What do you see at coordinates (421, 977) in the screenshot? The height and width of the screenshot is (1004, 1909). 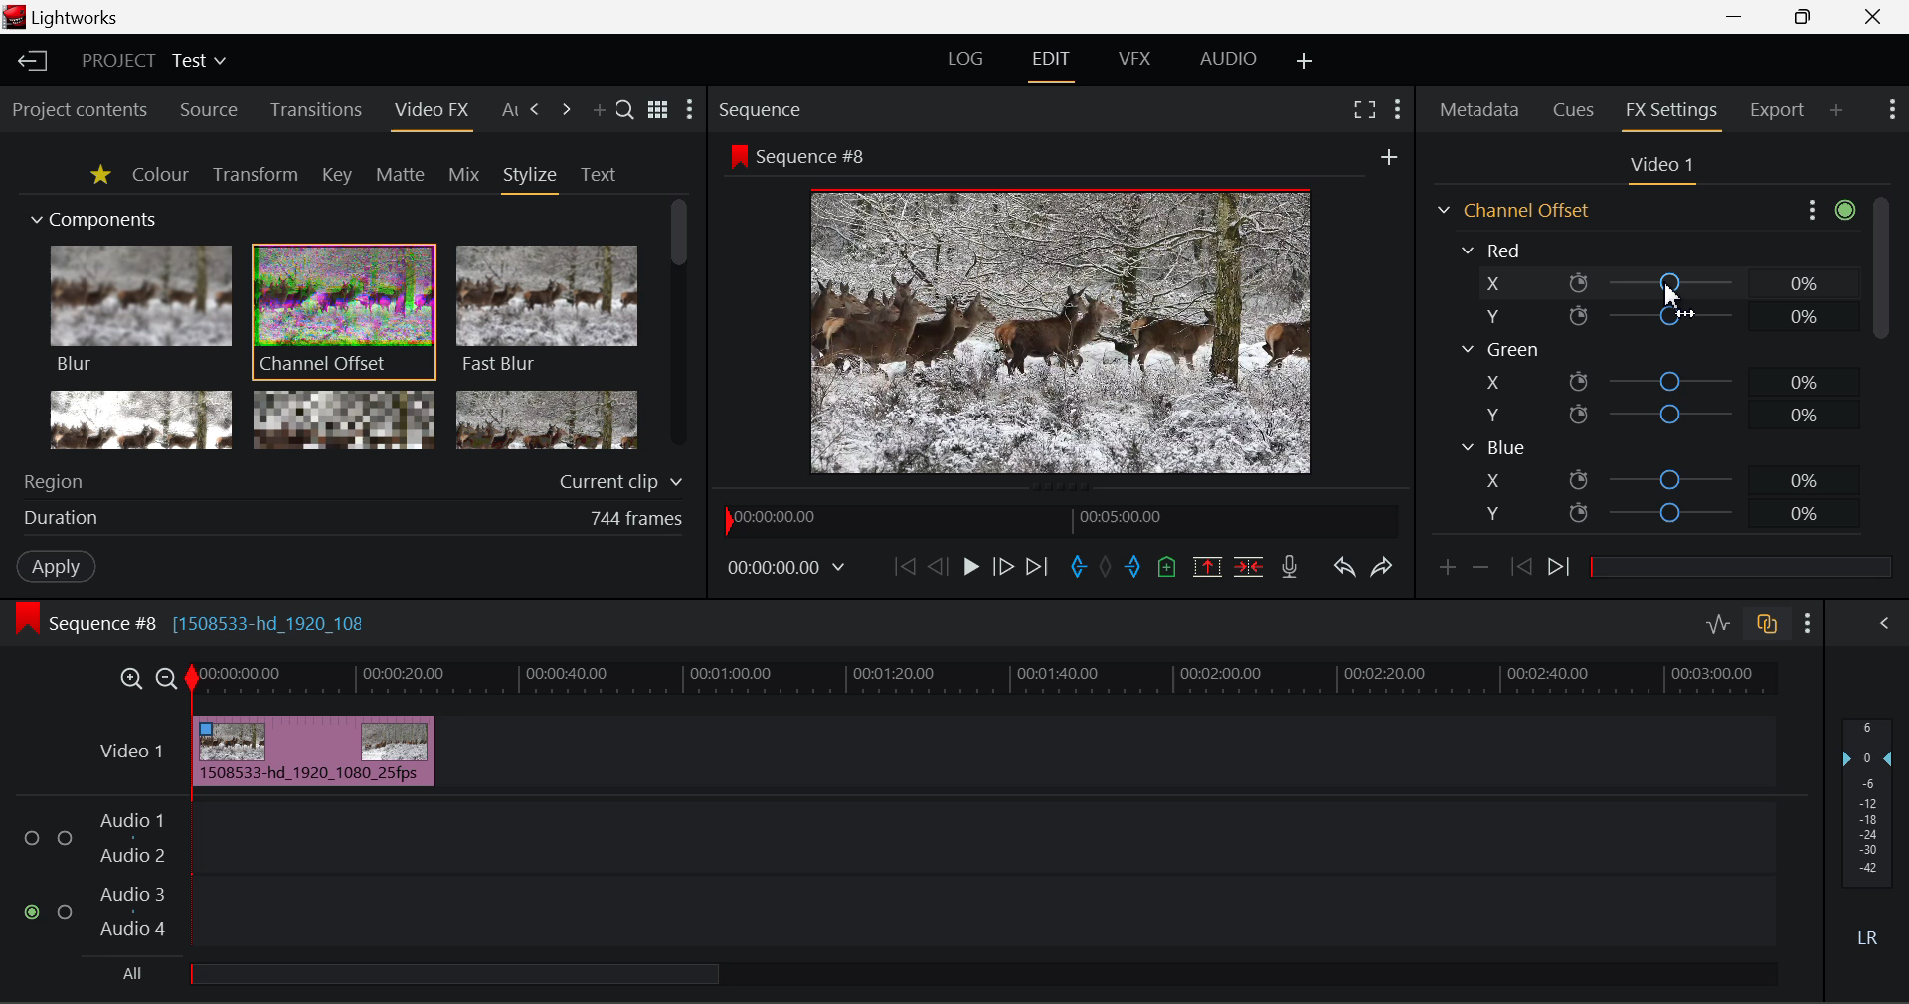 I see `all` at bounding box center [421, 977].